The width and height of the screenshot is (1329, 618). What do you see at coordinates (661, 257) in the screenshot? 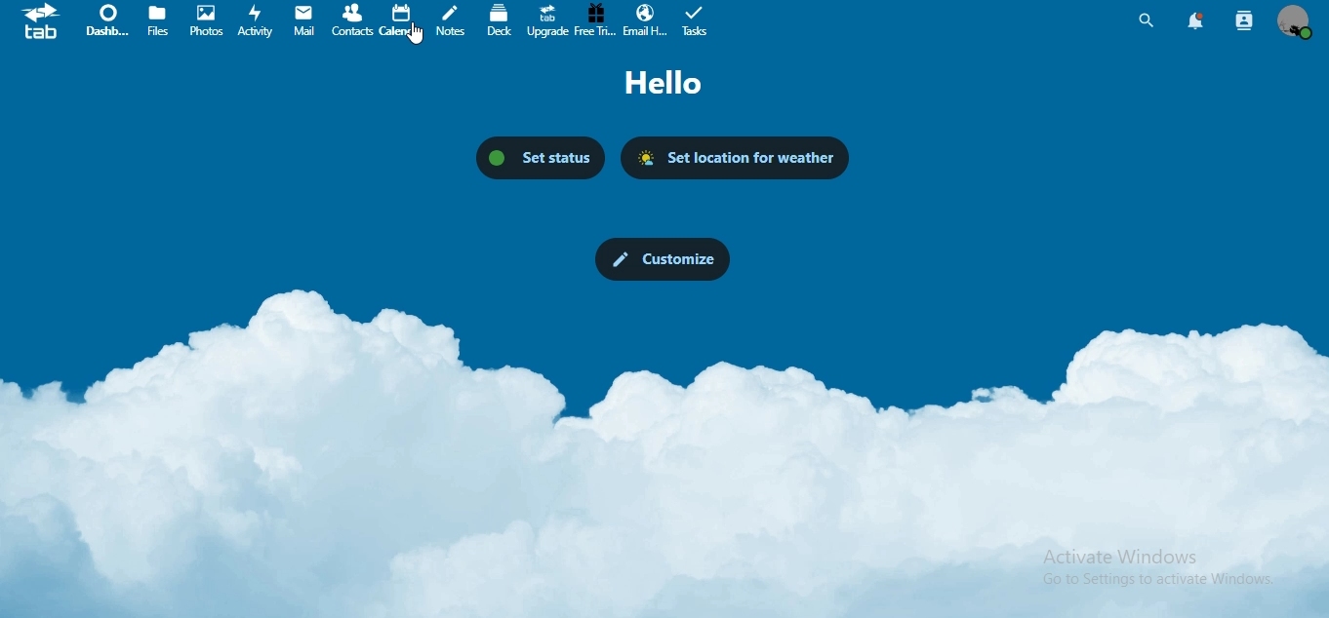
I see `customize` at bounding box center [661, 257].